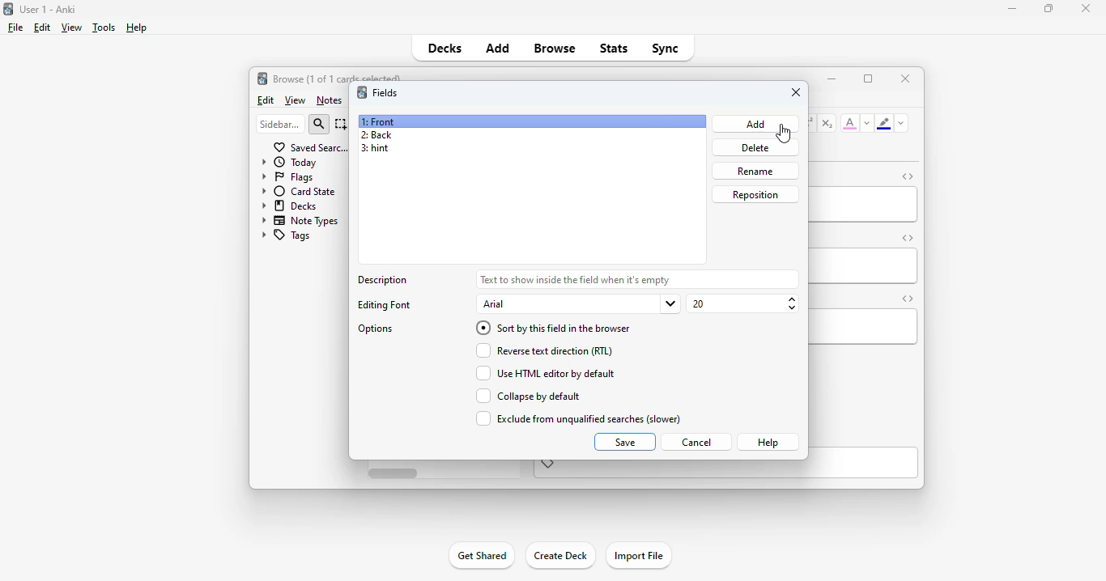 Image resolution: width=1106 pixels, height=581 pixels. Describe the element at coordinates (285, 236) in the screenshot. I see `tags` at that location.